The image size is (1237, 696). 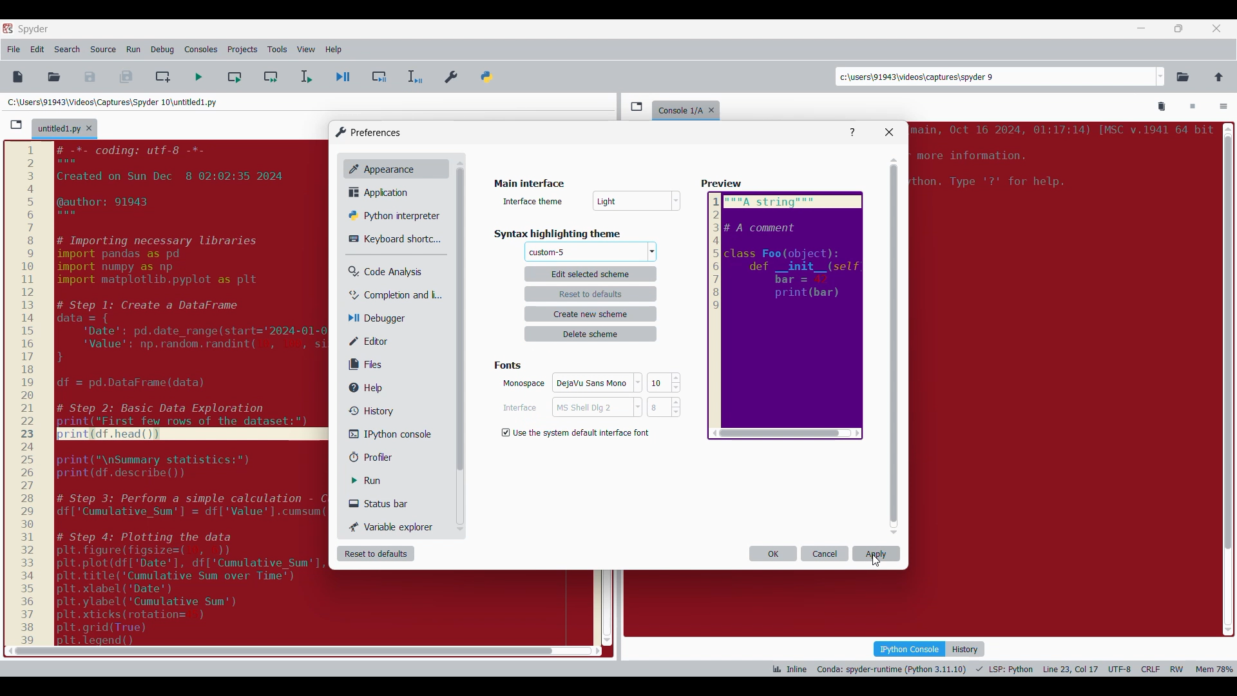 What do you see at coordinates (198, 77) in the screenshot?
I see `Run file` at bounding box center [198, 77].